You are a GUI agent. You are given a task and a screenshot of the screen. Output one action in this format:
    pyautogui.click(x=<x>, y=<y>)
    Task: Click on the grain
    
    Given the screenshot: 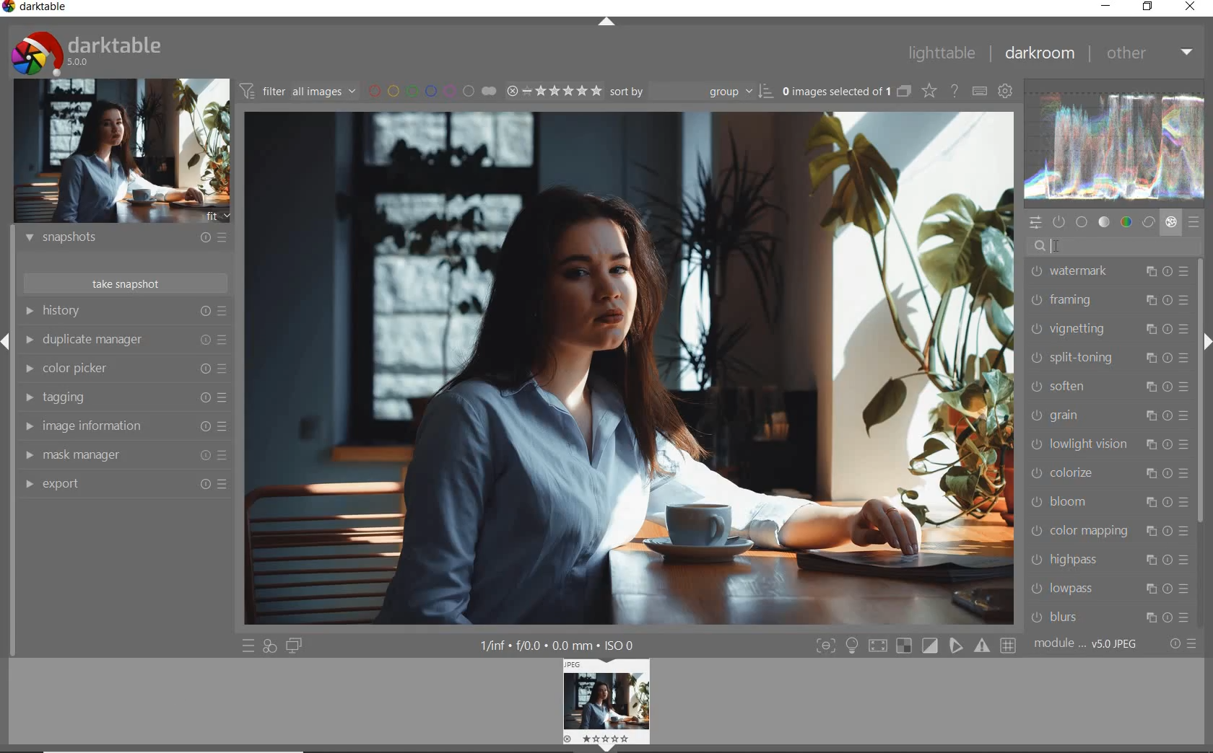 What is the action you would take?
    pyautogui.click(x=1110, y=415)
    